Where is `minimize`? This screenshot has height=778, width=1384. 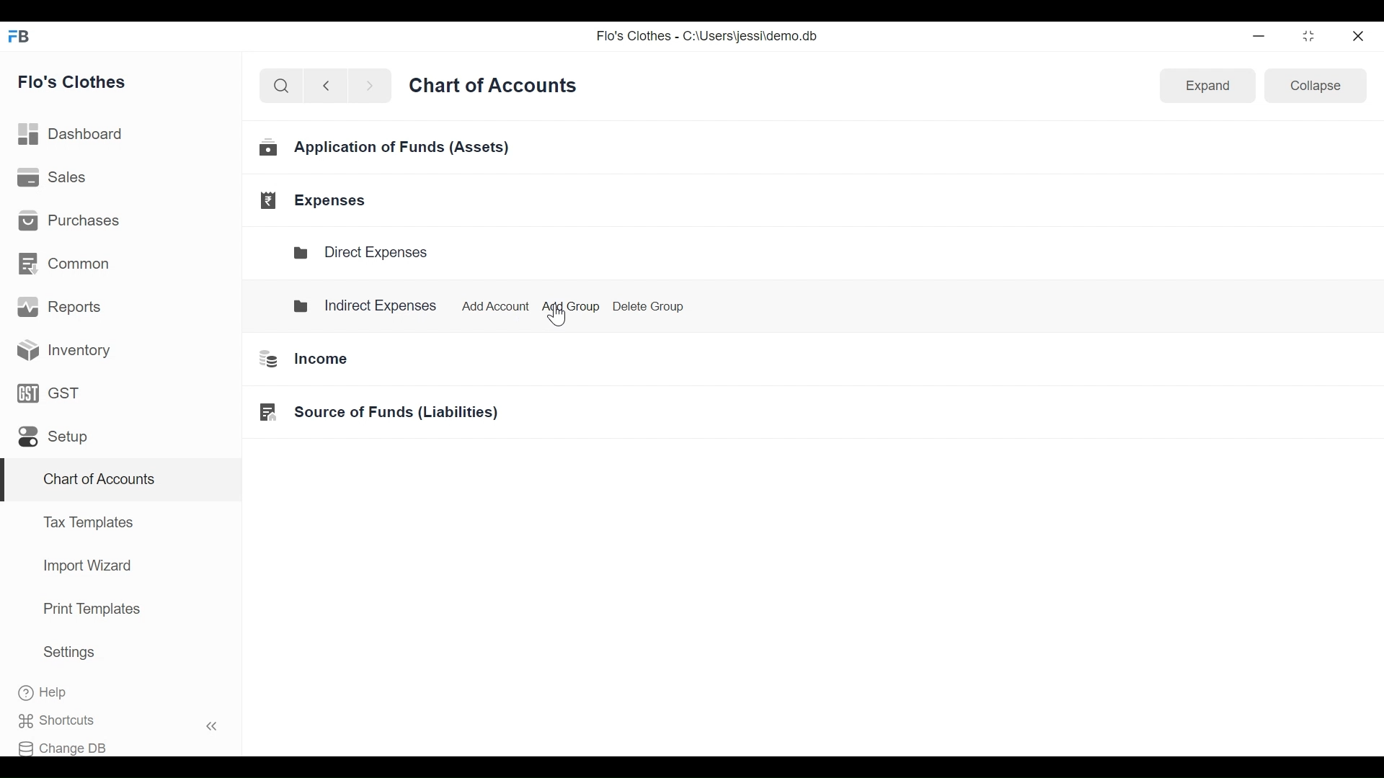
minimize is located at coordinates (1261, 36).